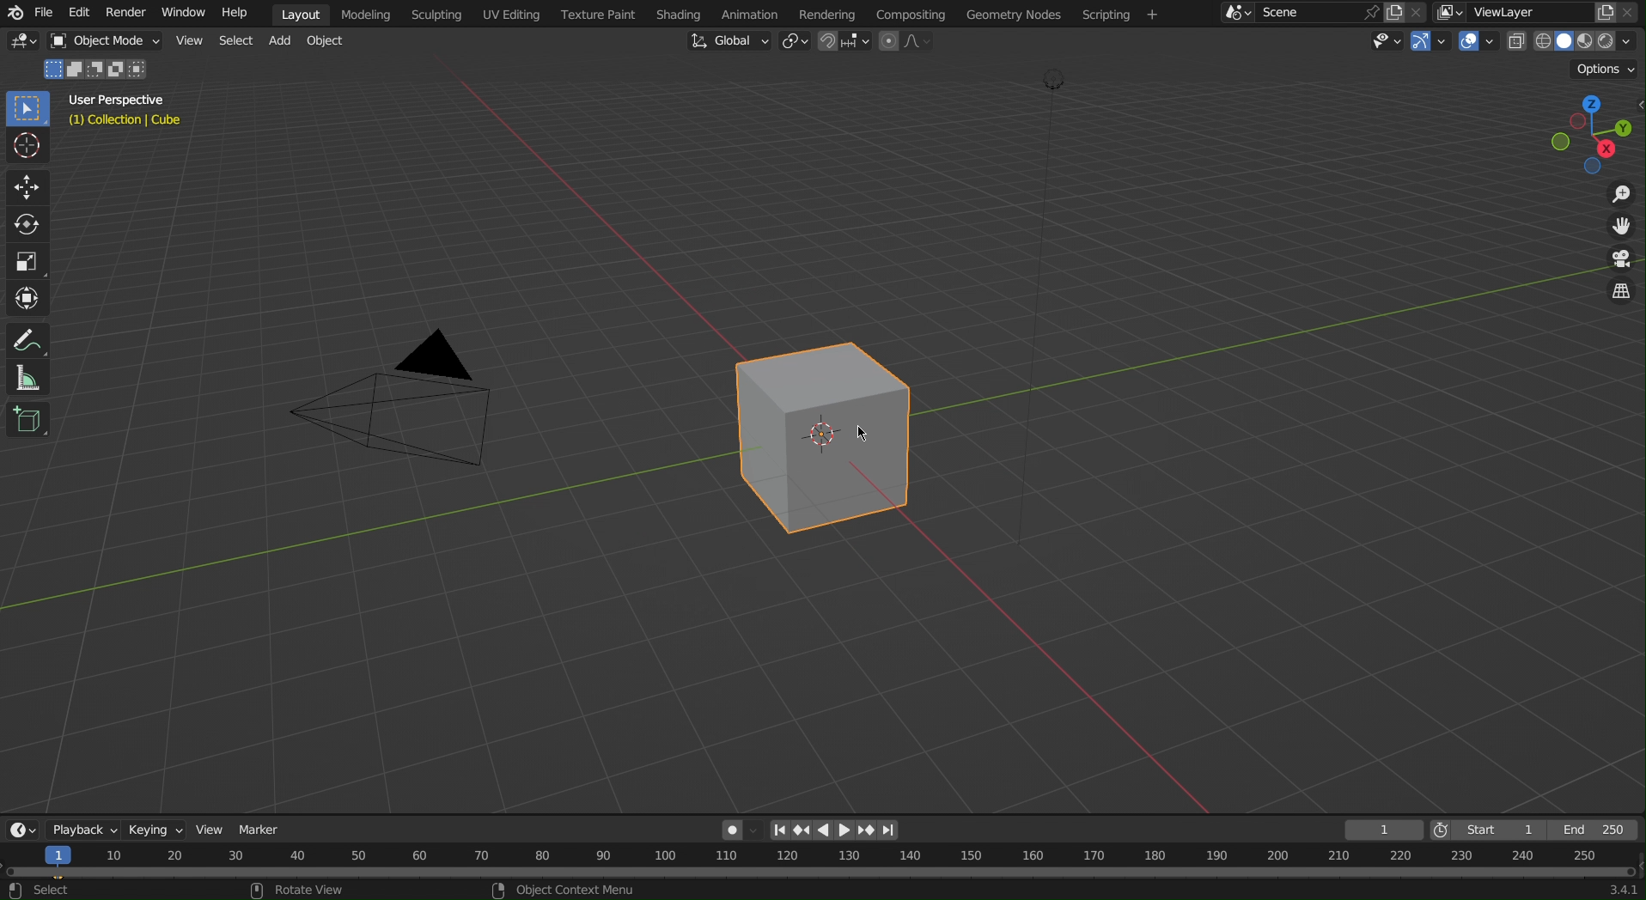 This screenshot has height=900, width=1646. Describe the element at coordinates (30, 336) in the screenshot. I see `Annotate` at that location.